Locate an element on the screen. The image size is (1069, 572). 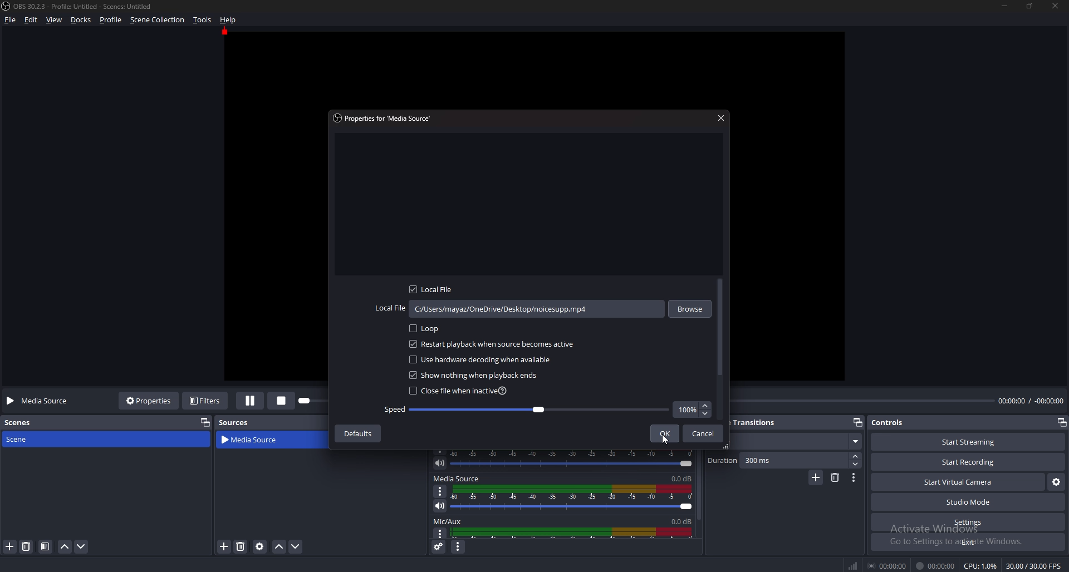
add scene is located at coordinates (11, 546).